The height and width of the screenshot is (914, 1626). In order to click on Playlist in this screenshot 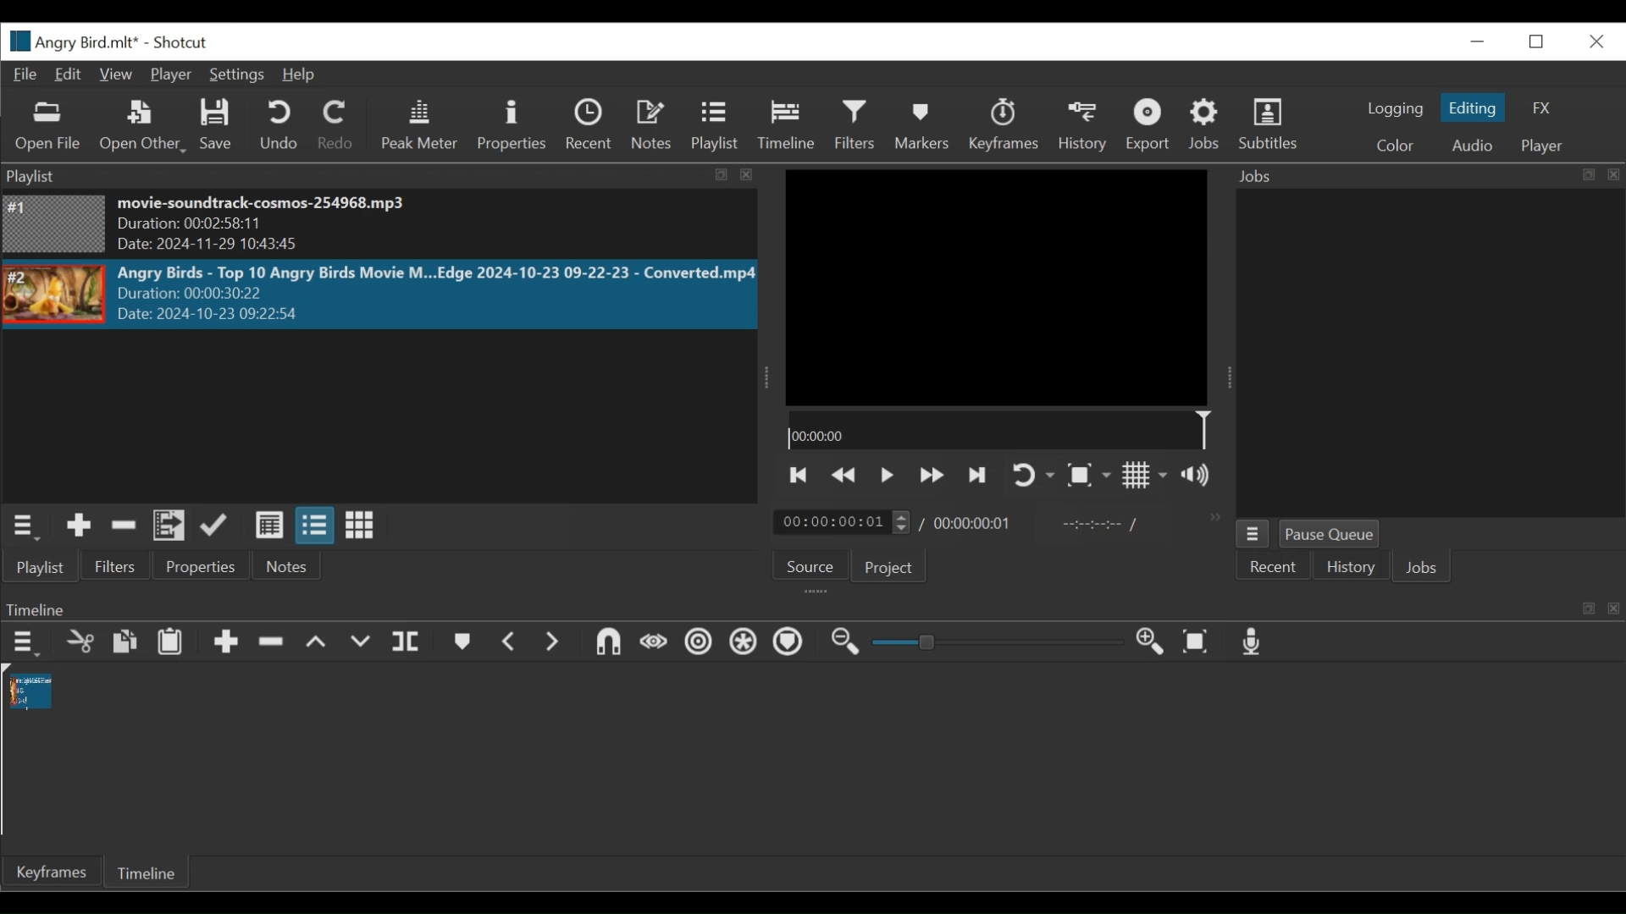, I will do `click(715, 127)`.